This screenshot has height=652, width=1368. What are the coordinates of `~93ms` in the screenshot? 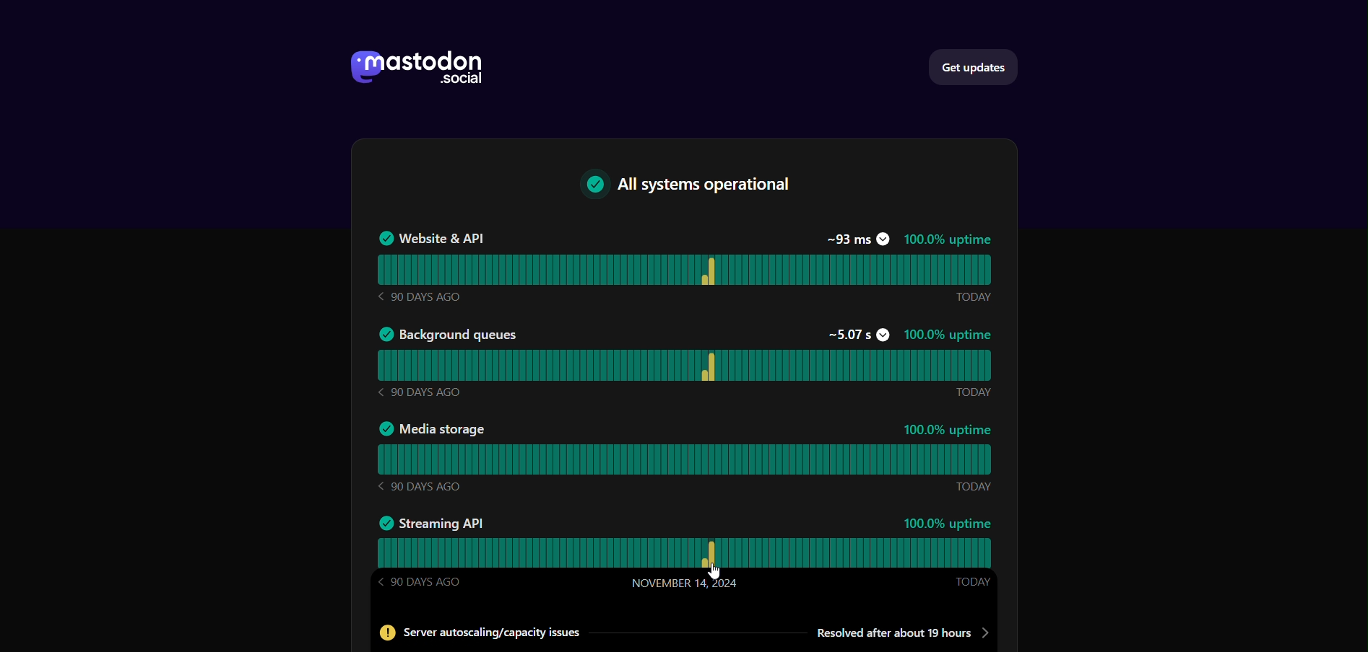 It's located at (857, 239).